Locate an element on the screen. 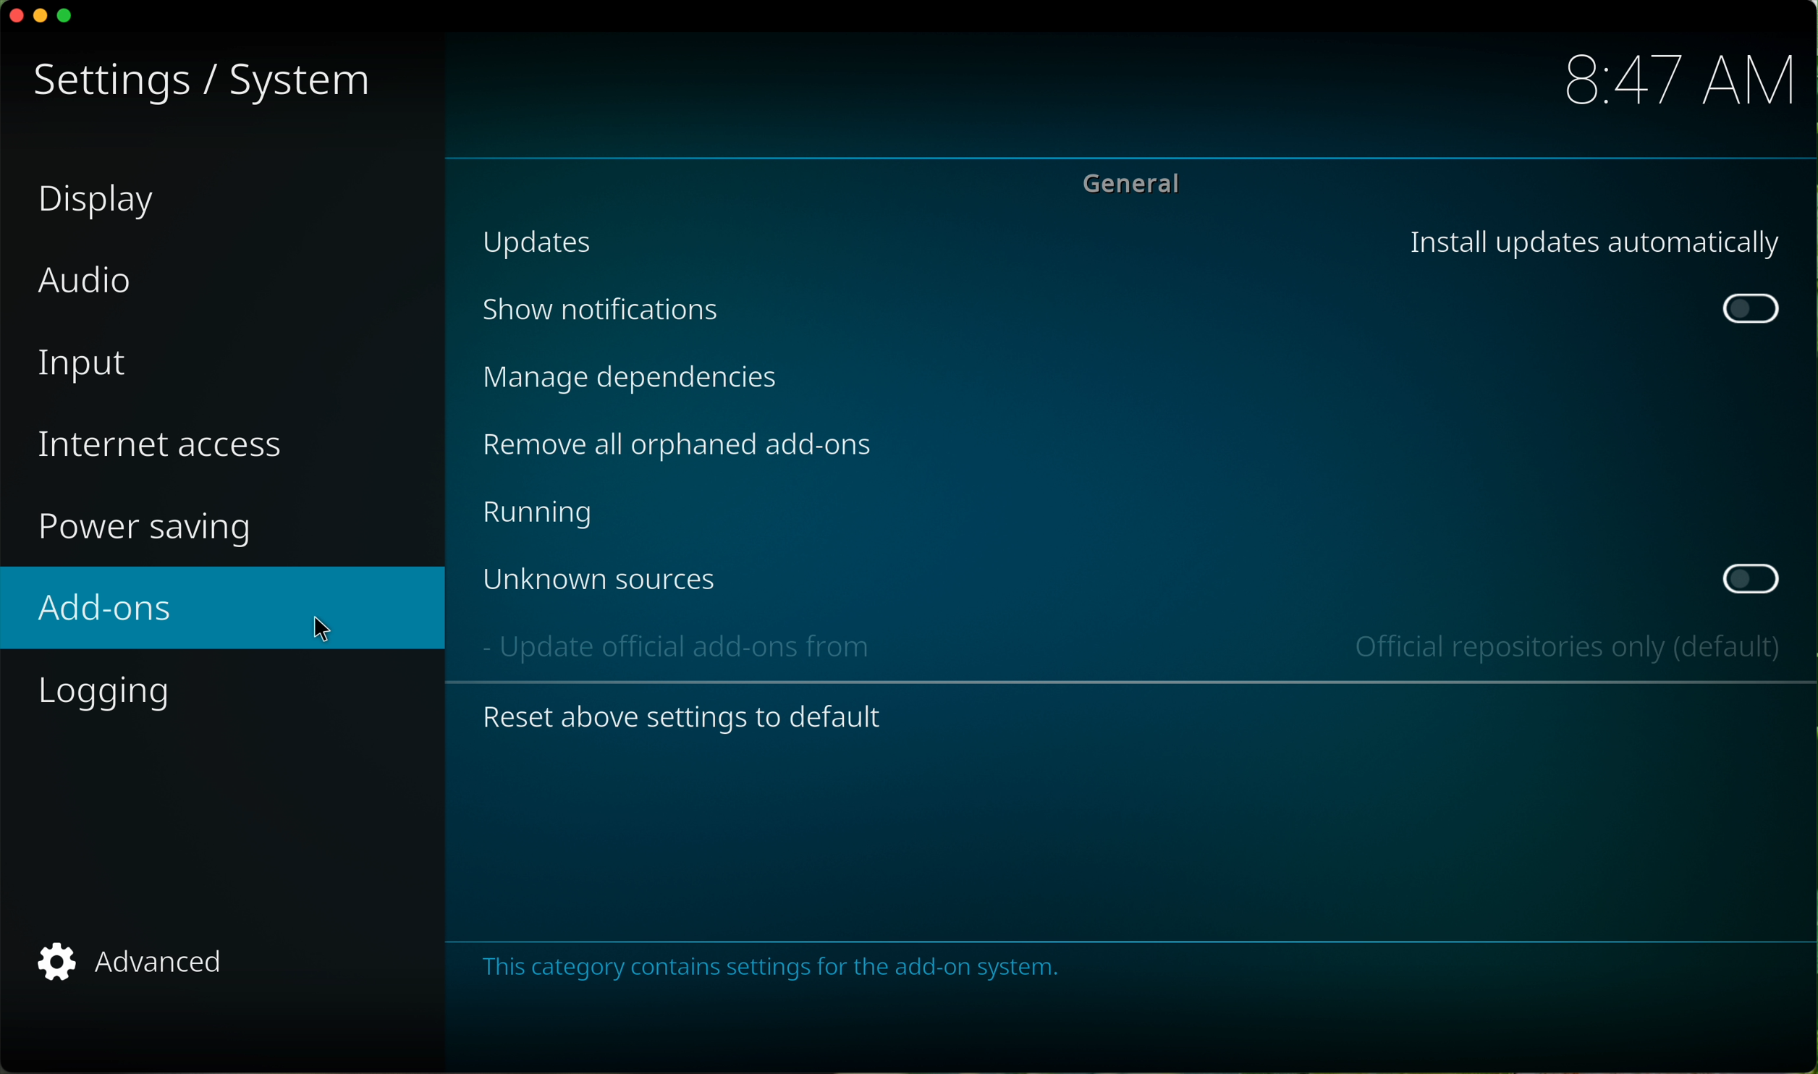  mouse is located at coordinates (324, 626).